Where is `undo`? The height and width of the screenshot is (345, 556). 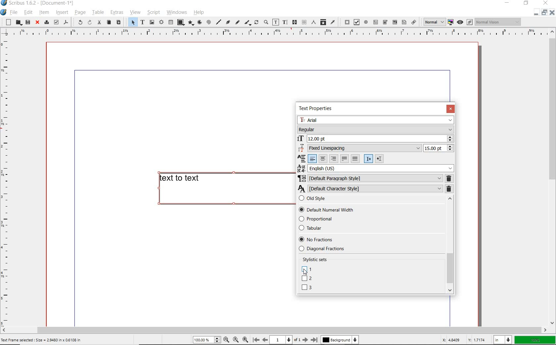 undo is located at coordinates (77, 22).